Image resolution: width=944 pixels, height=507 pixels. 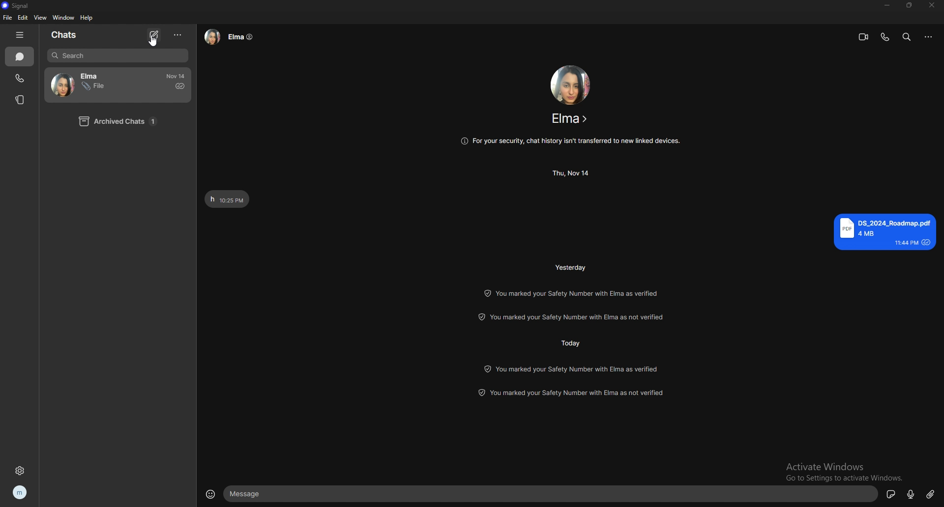 I want to click on close, so click(x=933, y=5).